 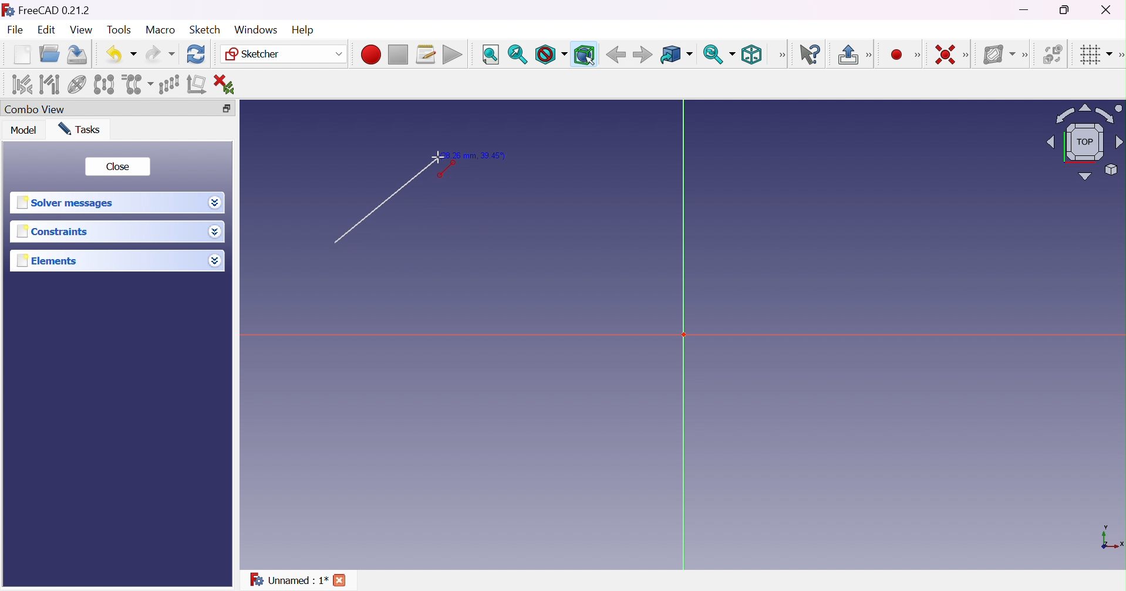 I want to click on Close, so click(x=343, y=580).